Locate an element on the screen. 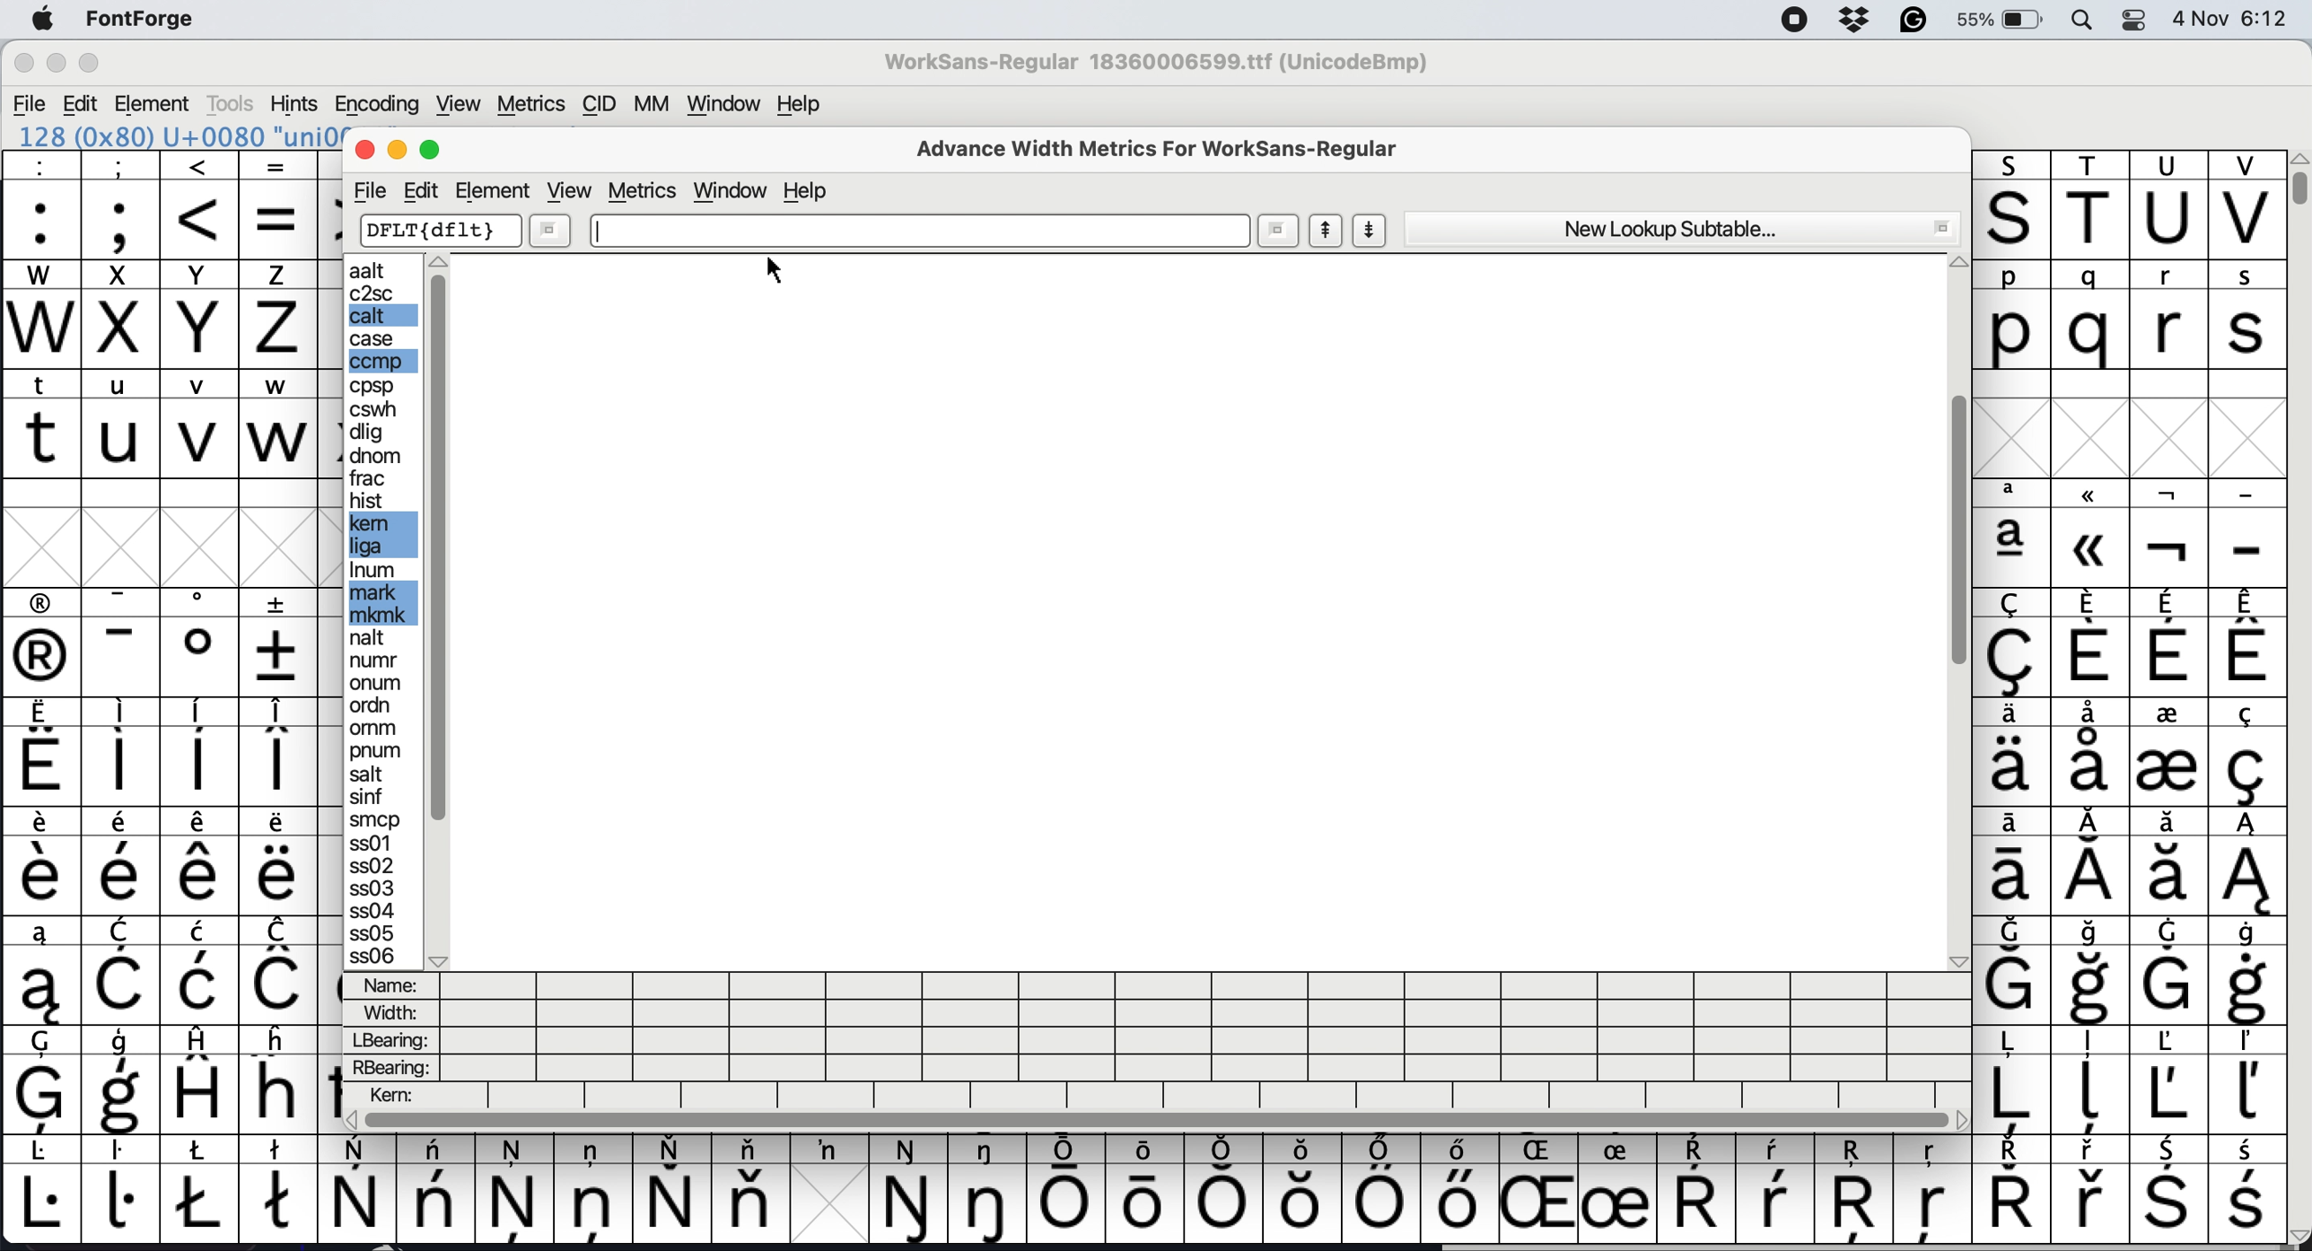 Image resolution: width=2312 pixels, height=1251 pixels. Close is located at coordinates (23, 59).